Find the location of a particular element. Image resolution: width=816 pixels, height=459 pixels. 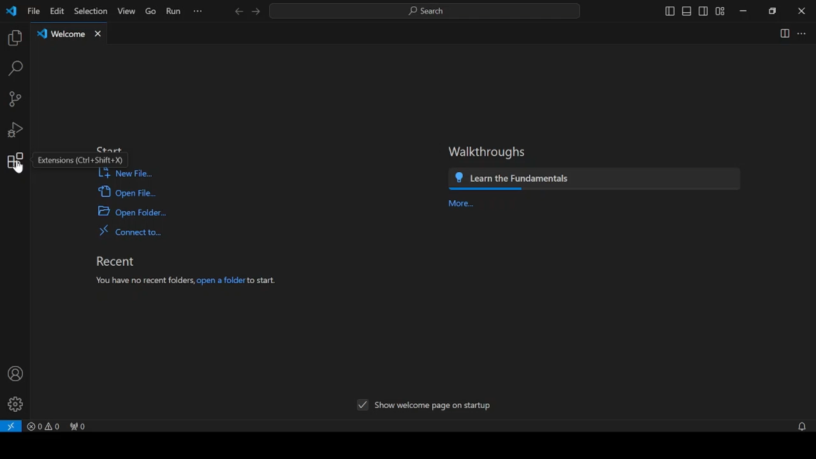

go is located at coordinates (148, 11).